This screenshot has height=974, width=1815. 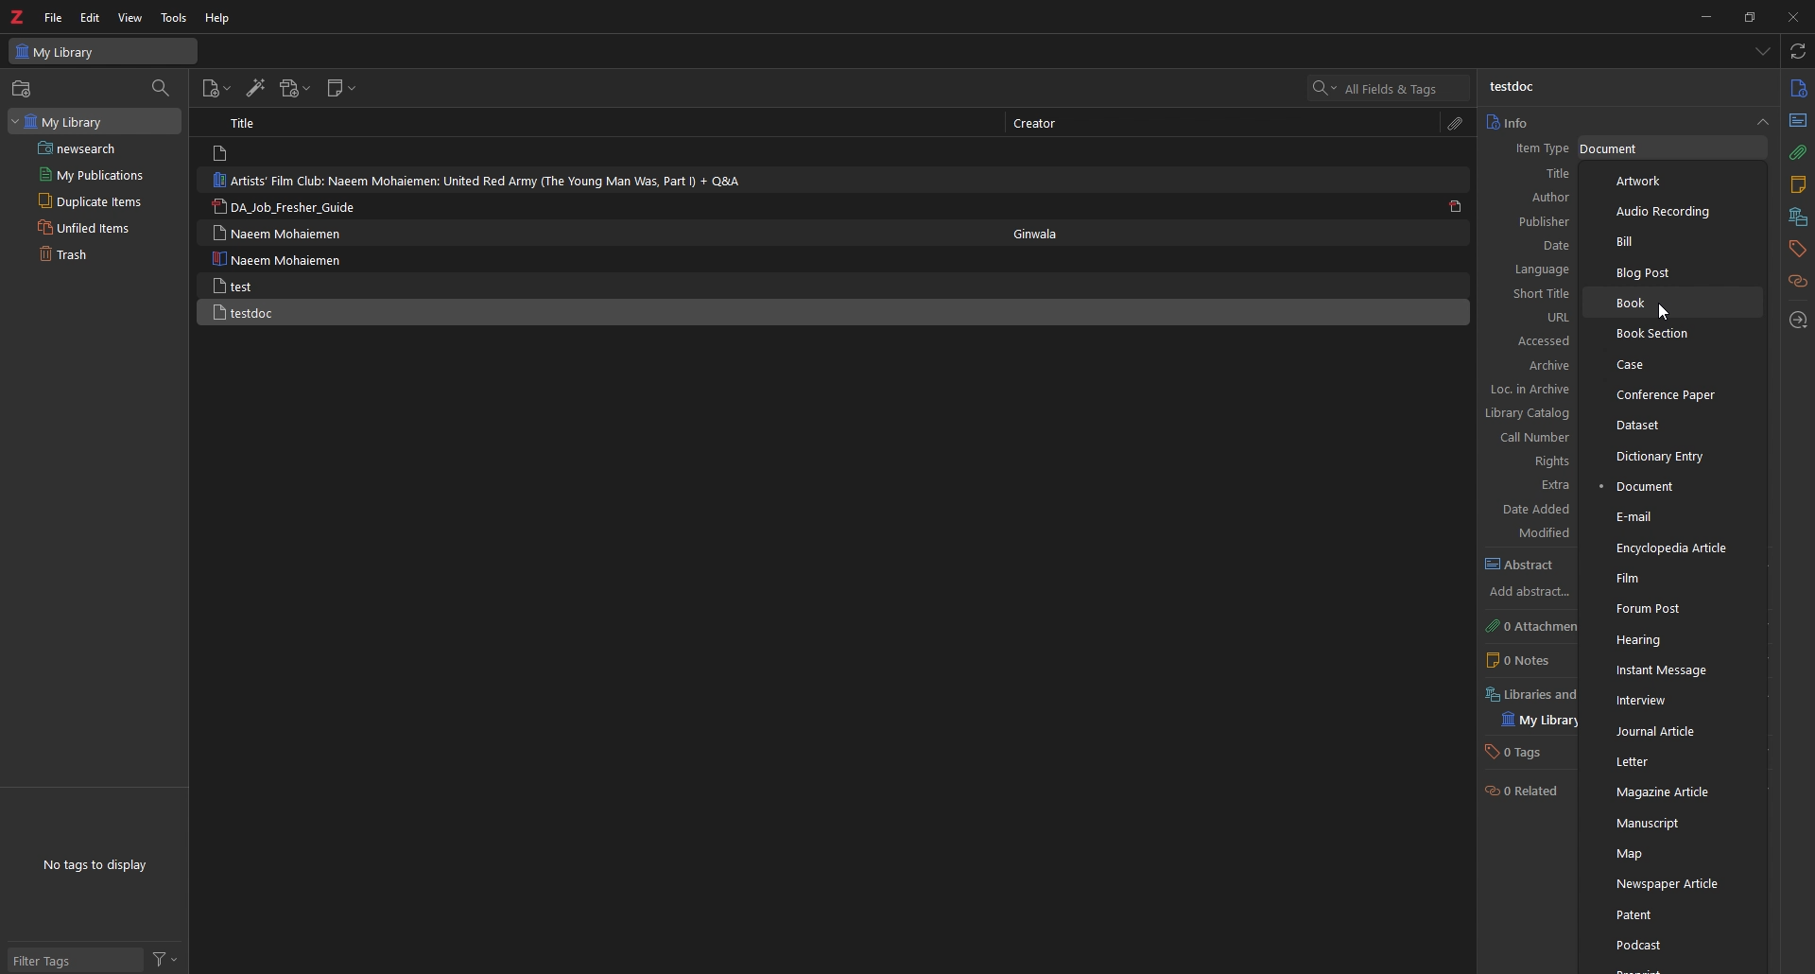 I want to click on Ginwala, so click(x=1037, y=234).